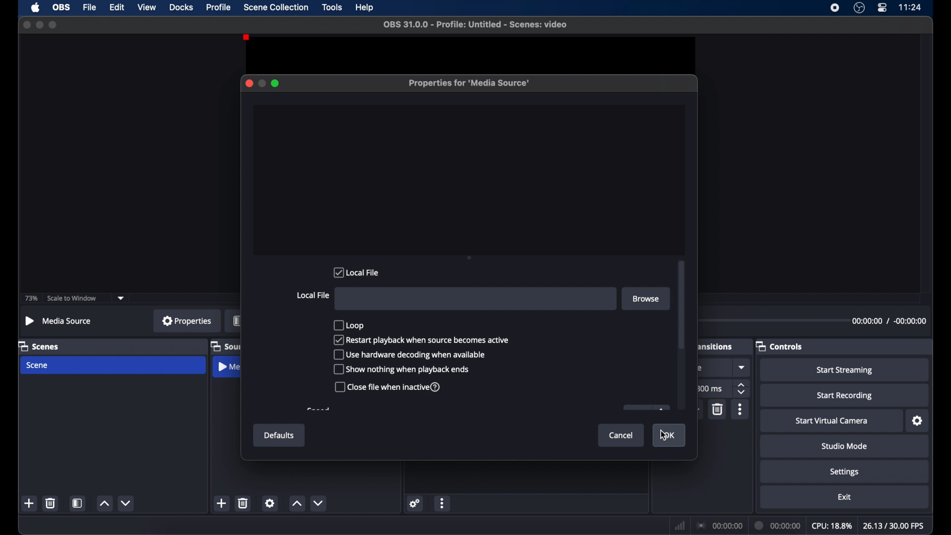 The height and width of the screenshot is (535, 951). Describe the element at coordinates (35, 8) in the screenshot. I see `apple icon` at that location.